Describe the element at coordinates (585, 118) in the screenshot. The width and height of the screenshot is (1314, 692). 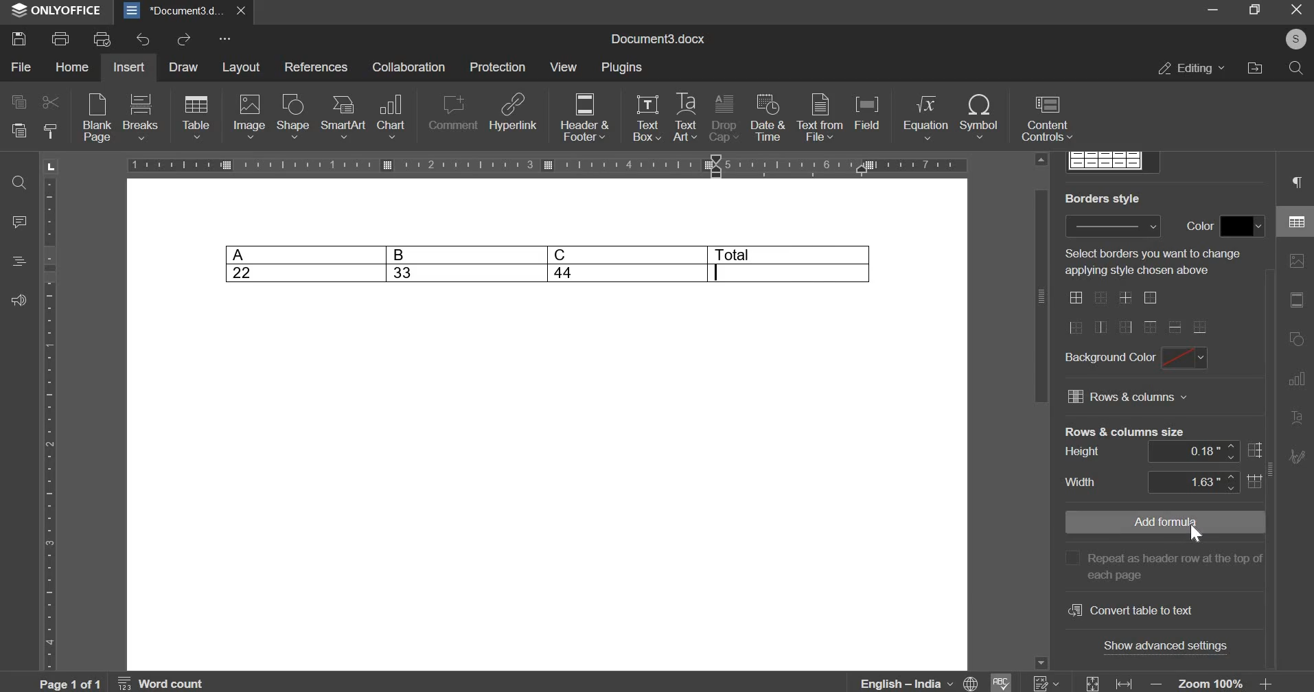
I see `header & footer` at that location.